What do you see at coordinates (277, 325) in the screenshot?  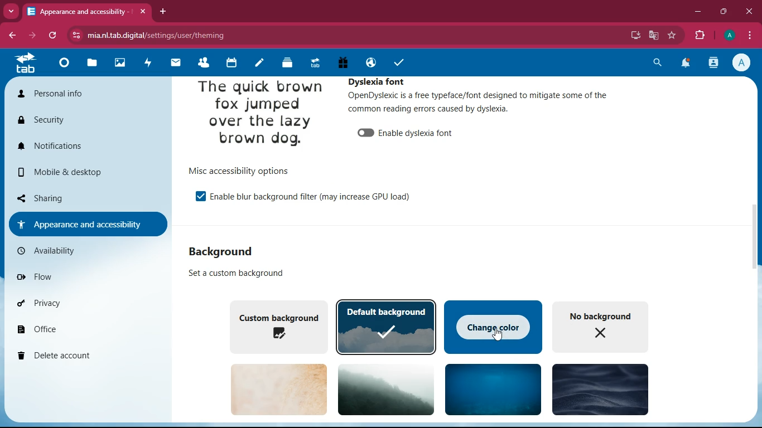 I see `custom background` at bounding box center [277, 325].